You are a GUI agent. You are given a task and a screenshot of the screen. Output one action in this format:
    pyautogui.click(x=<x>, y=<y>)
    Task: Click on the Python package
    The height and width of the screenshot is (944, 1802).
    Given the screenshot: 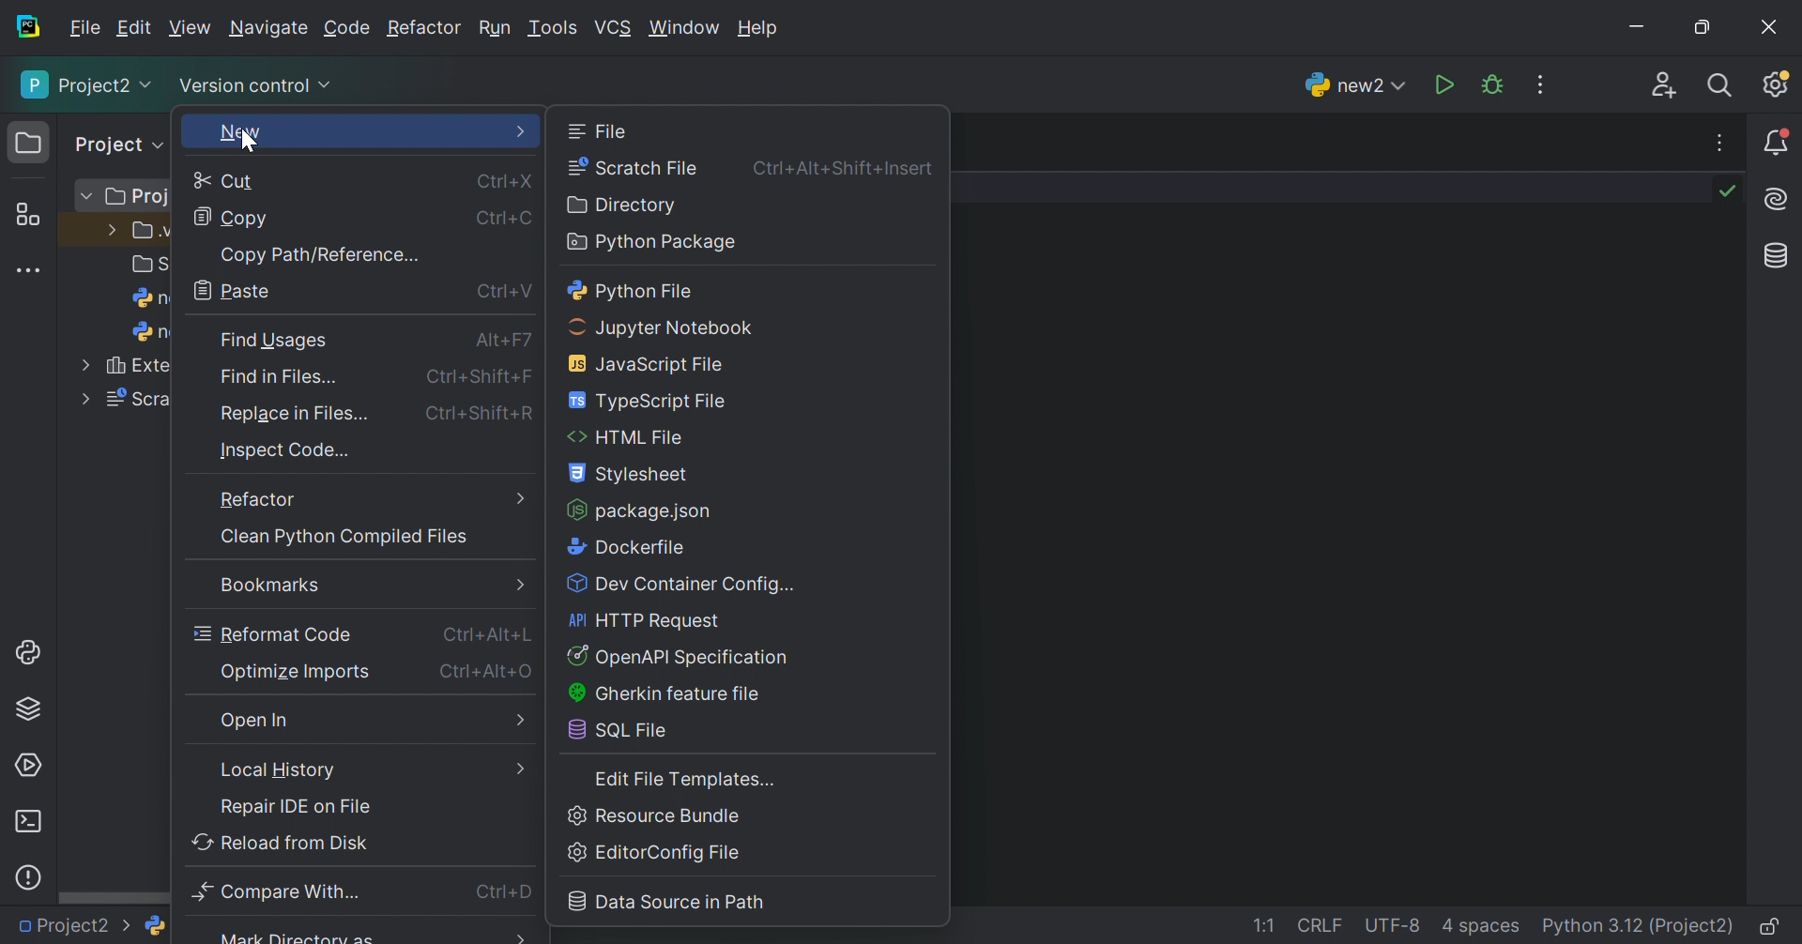 What is the action you would take?
    pyautogui.click(x=656, y=243)
    